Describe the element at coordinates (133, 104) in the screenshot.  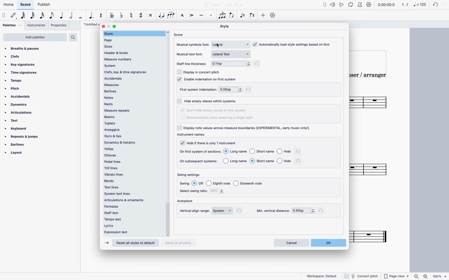
I see `rests` at that location.